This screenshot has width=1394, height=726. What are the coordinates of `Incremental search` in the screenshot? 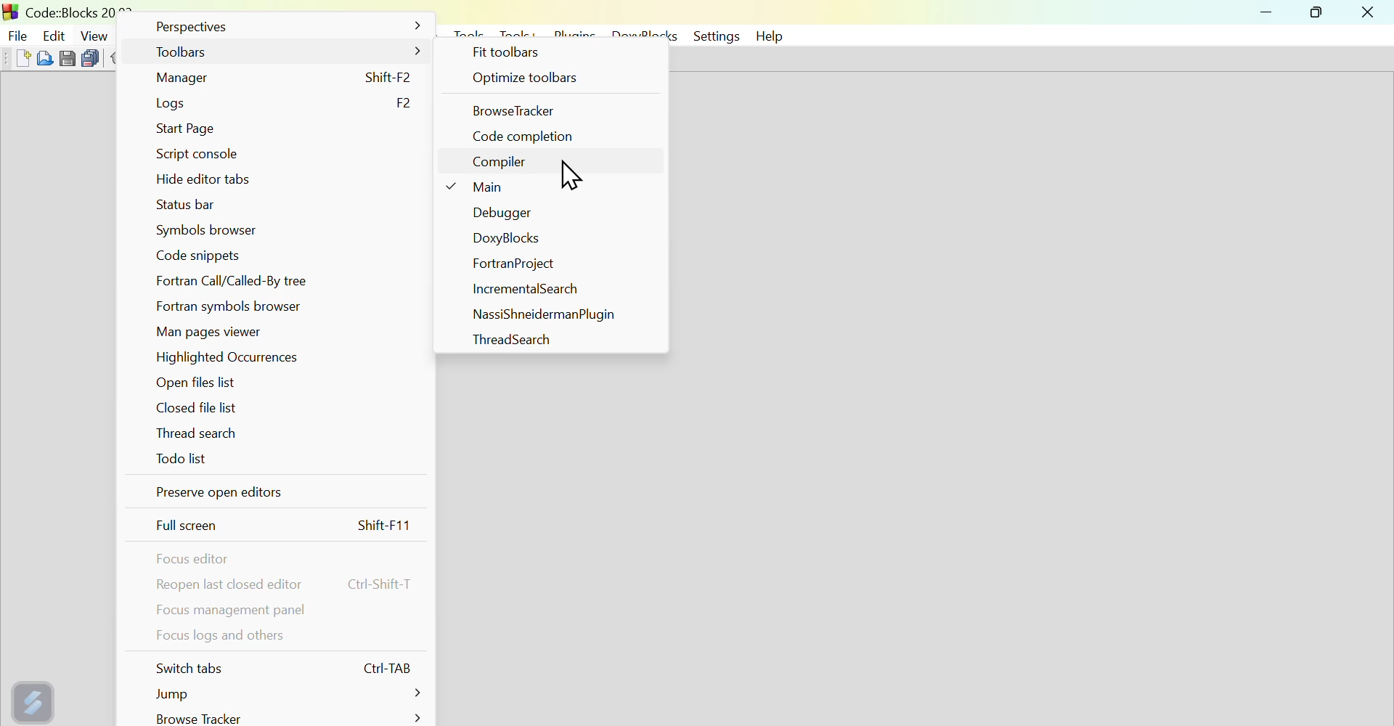 It's located at (529, 291).